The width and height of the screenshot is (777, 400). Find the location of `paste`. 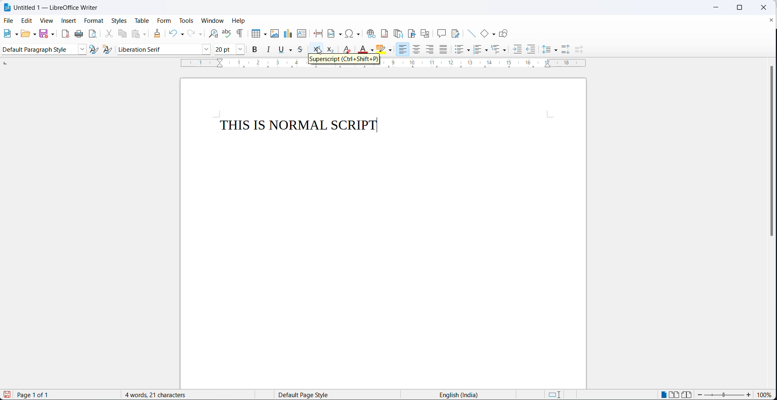

paste is located at coordinates (136, 33).